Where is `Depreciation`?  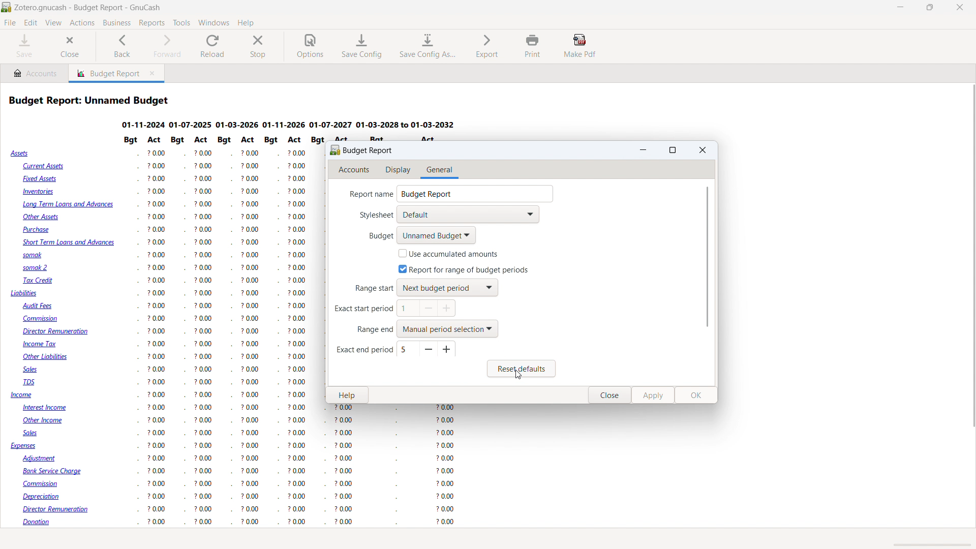
Depreciation is located at coordinates (46, 497).